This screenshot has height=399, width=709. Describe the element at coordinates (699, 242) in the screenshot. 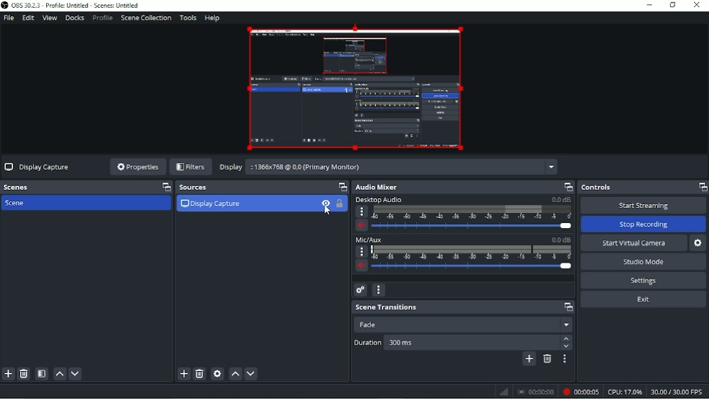

I see `Configure virtual camera` at that location.